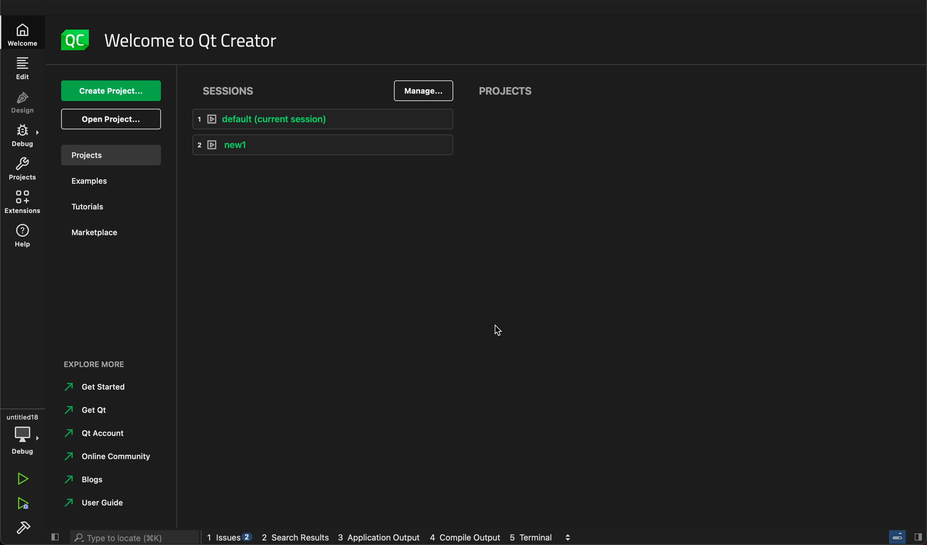 The height and width of the screenshot is (545, 927). What do you see at coordinates (131, 538) in the screenshot?
I see `` at bounding box center [131, 538].